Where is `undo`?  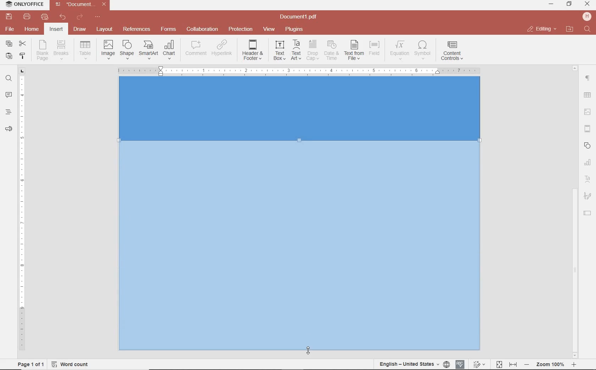 undo is located at coordinates (63, 17).